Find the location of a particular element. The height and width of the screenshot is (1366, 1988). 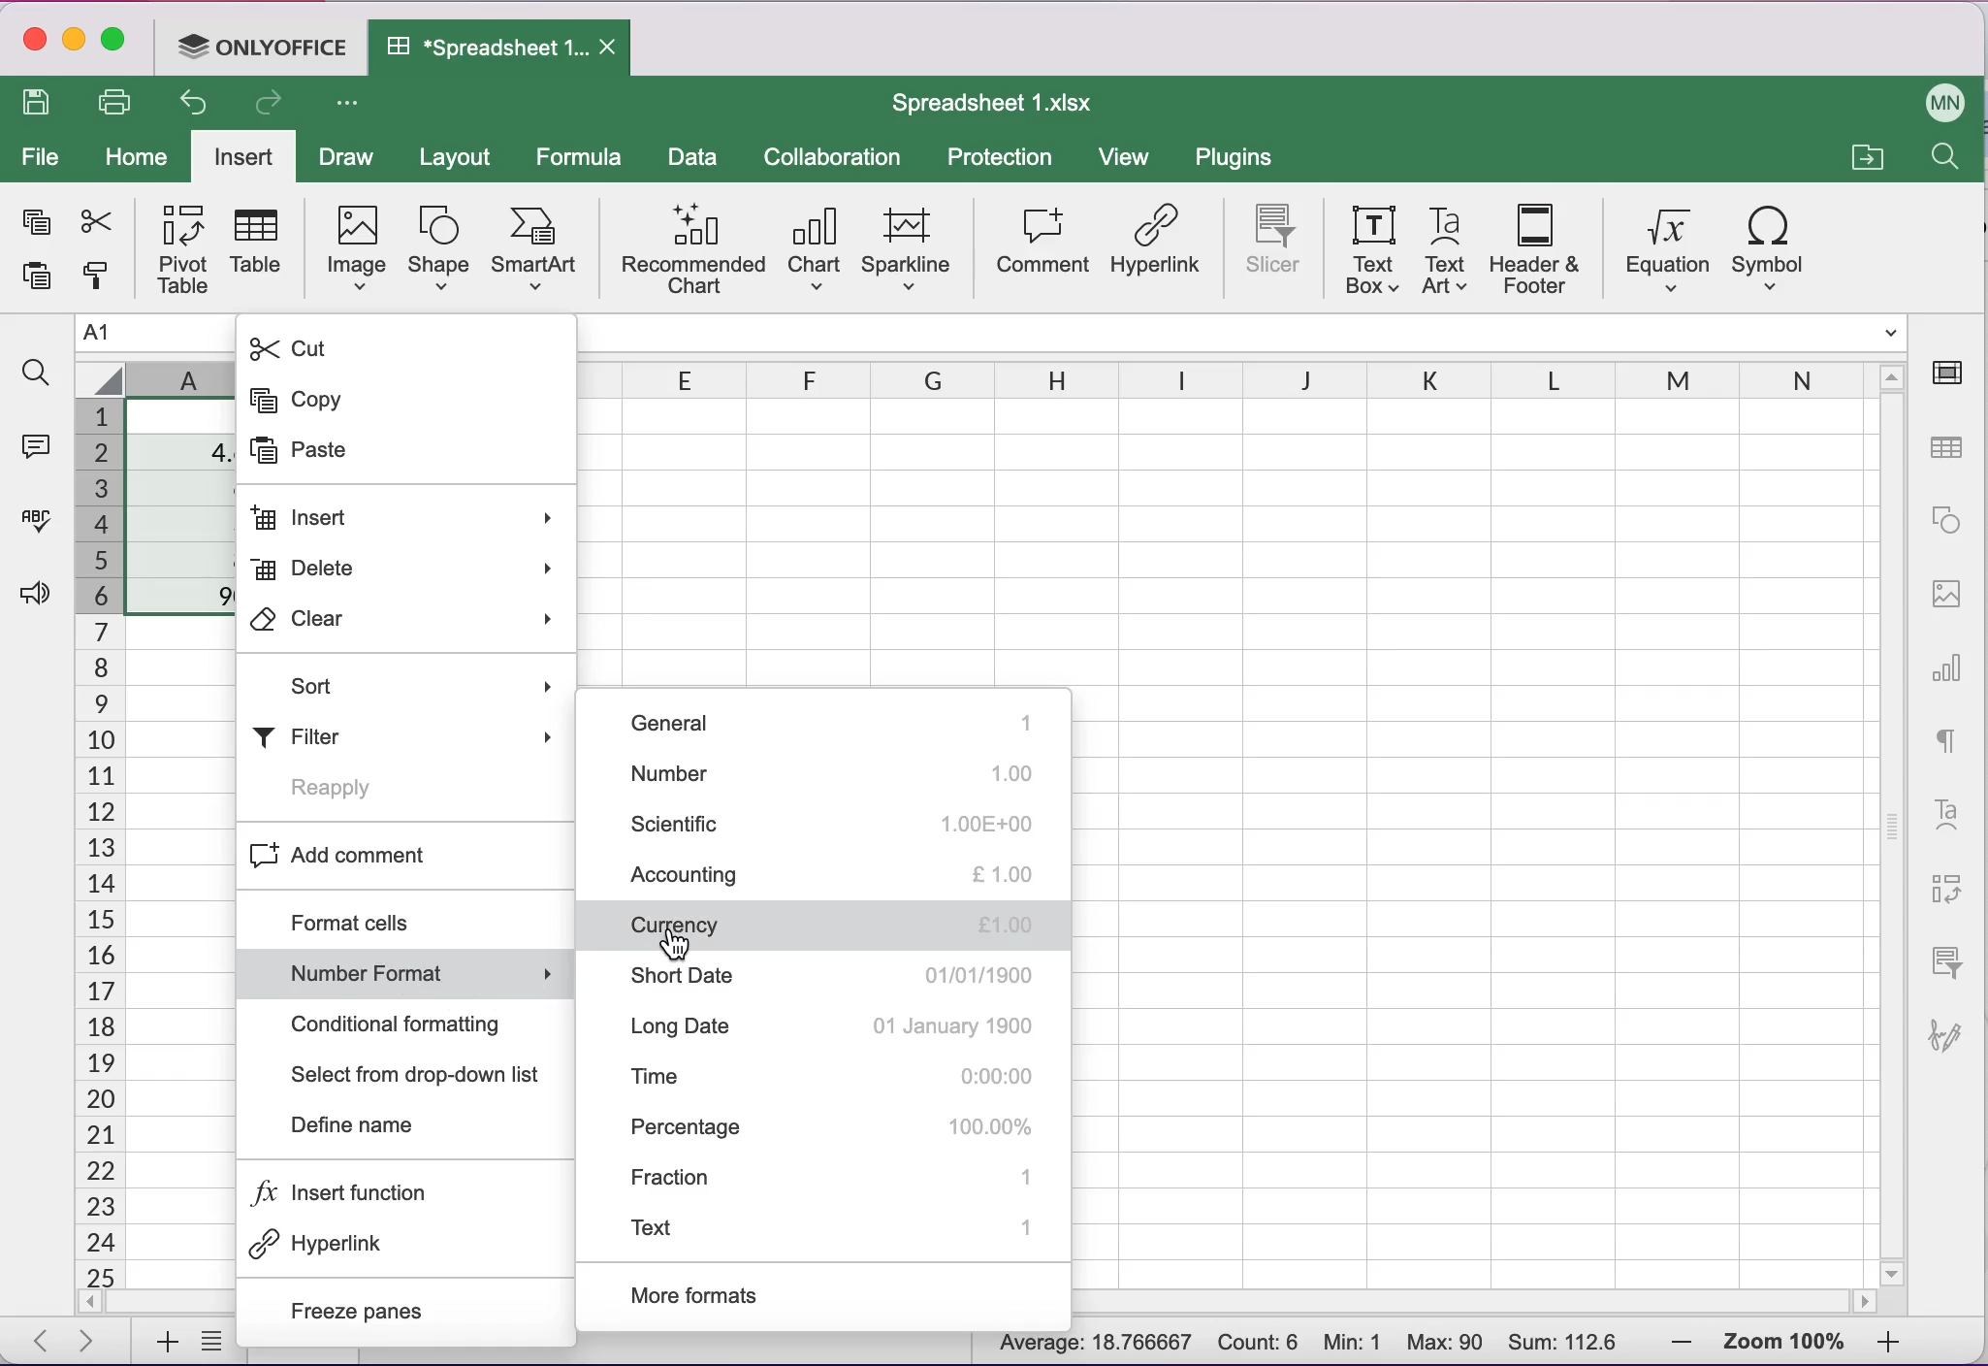

paste is located at coordinates (36, 279).